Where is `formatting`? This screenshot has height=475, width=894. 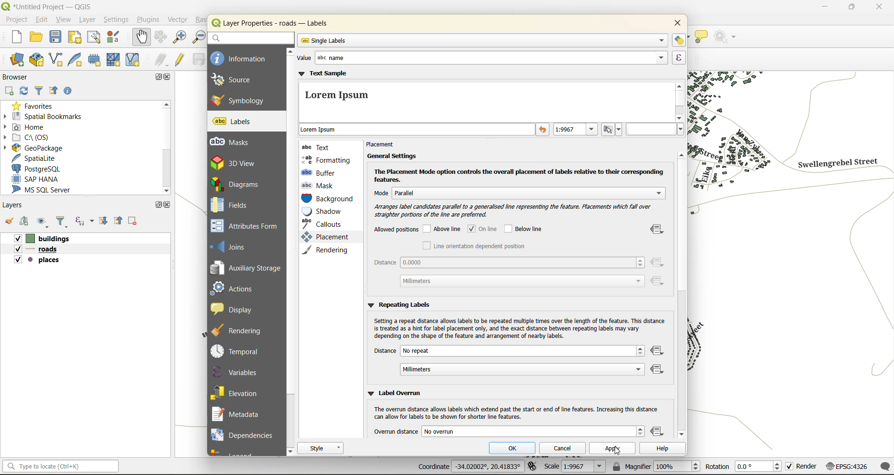
formatting is located at coordinates (326, 160).